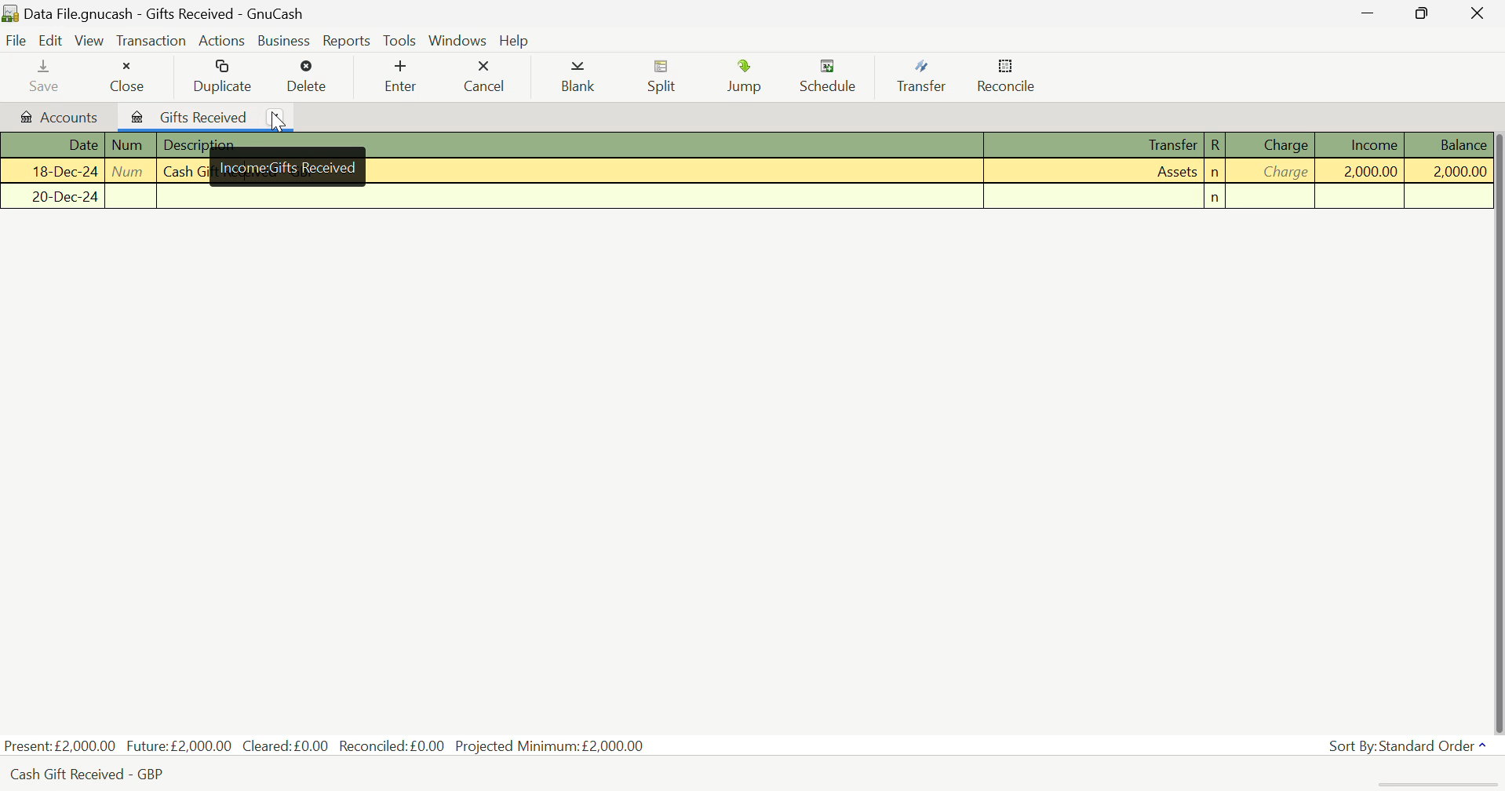  What do you see at coordinates (281, 39) in the screenshot?
I see `Business` at bounding box center [281, 39].